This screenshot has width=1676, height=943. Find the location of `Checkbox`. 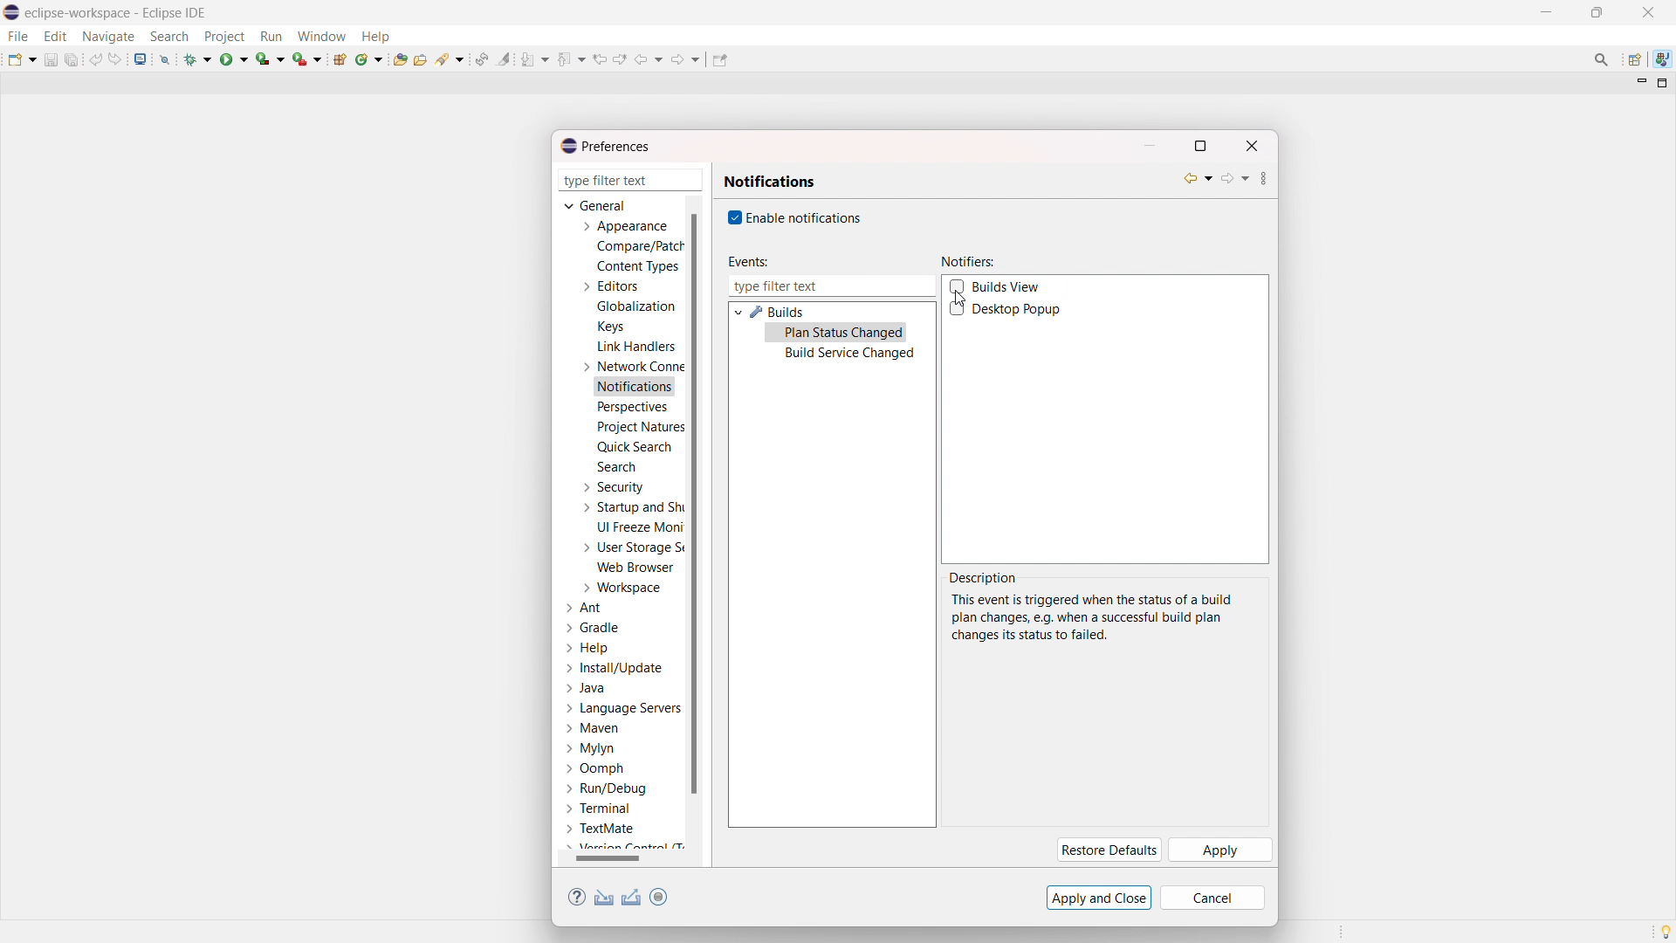

Checkbox is located at coordinates (957, 286).